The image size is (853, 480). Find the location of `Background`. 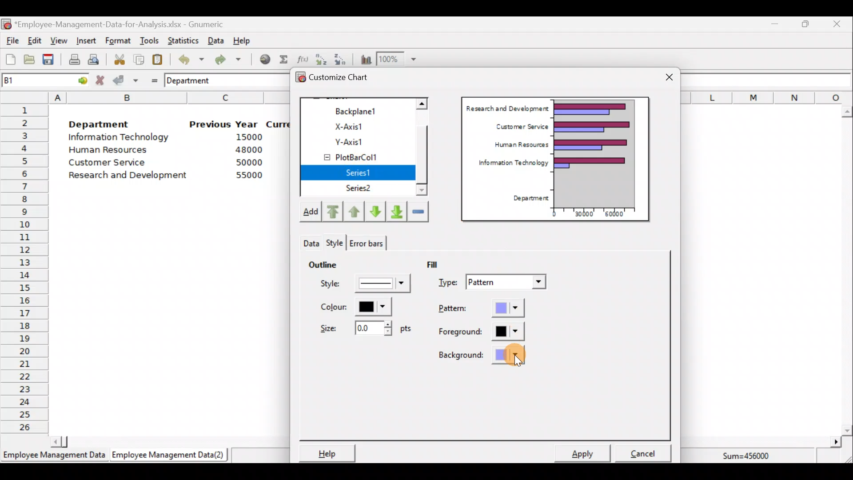

Background is located at coordinates (481, 358).